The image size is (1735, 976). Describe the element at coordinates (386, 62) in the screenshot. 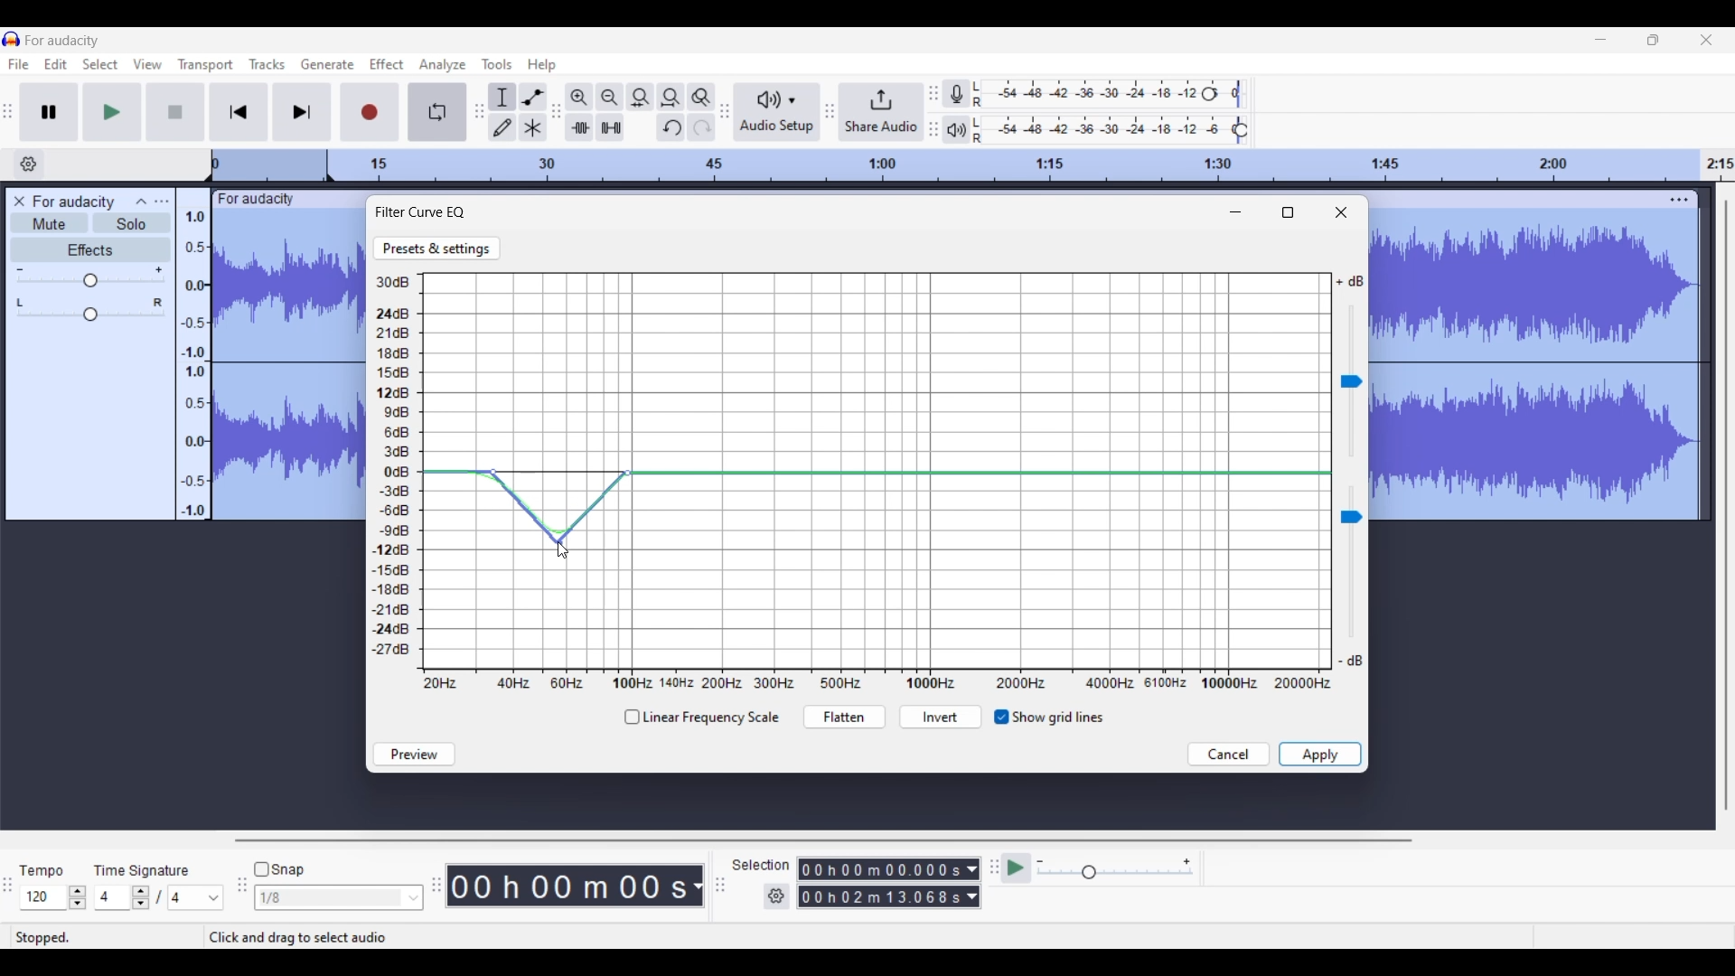

I see `Effect menu` at that location.